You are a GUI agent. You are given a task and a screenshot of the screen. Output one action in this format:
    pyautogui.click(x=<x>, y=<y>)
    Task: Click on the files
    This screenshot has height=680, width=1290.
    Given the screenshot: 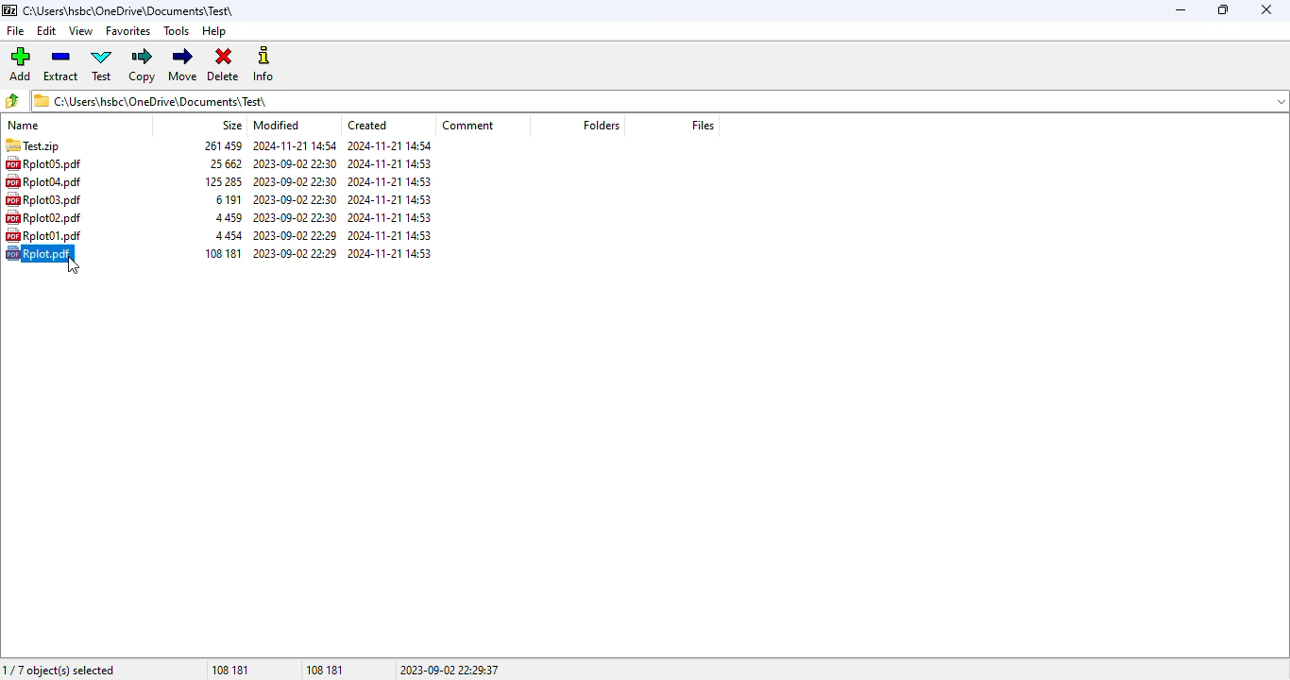 What is the action you would take?
    pyautogui.click(x=703, y=125)
    